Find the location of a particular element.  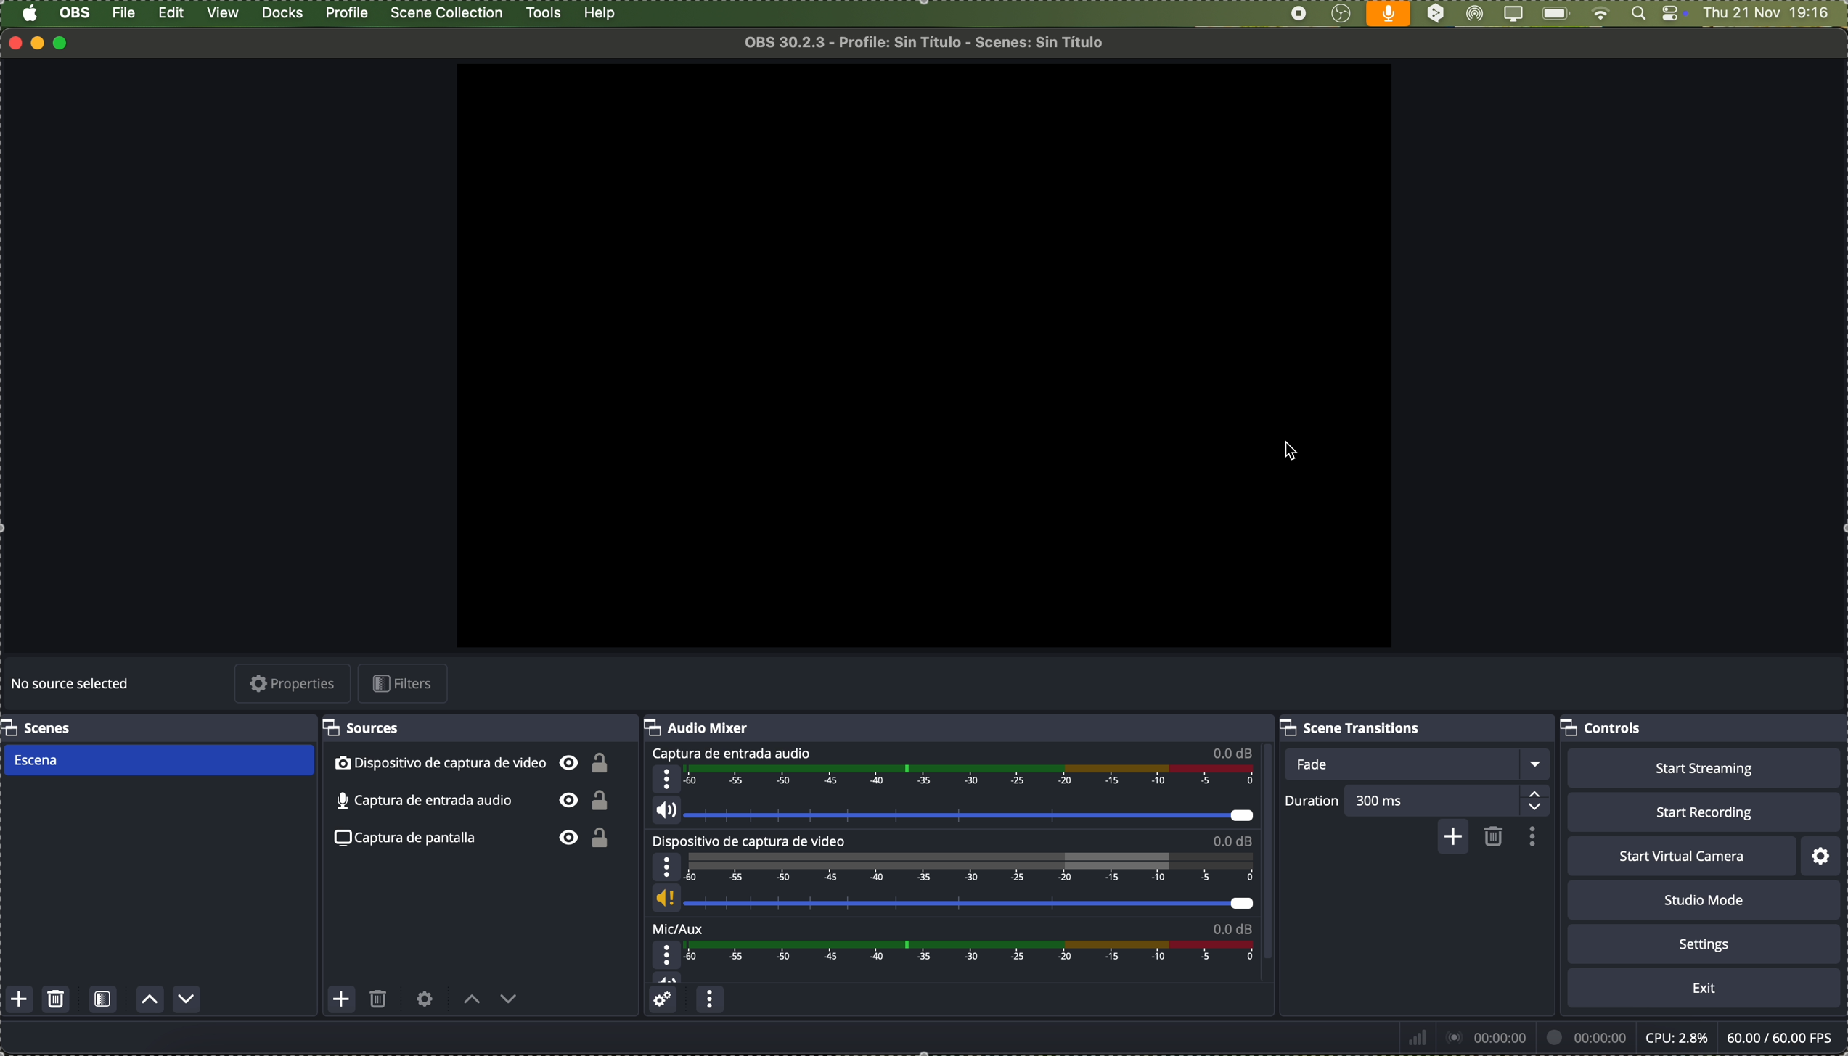

advanced audio properties is located at coordinates (665, 1002).